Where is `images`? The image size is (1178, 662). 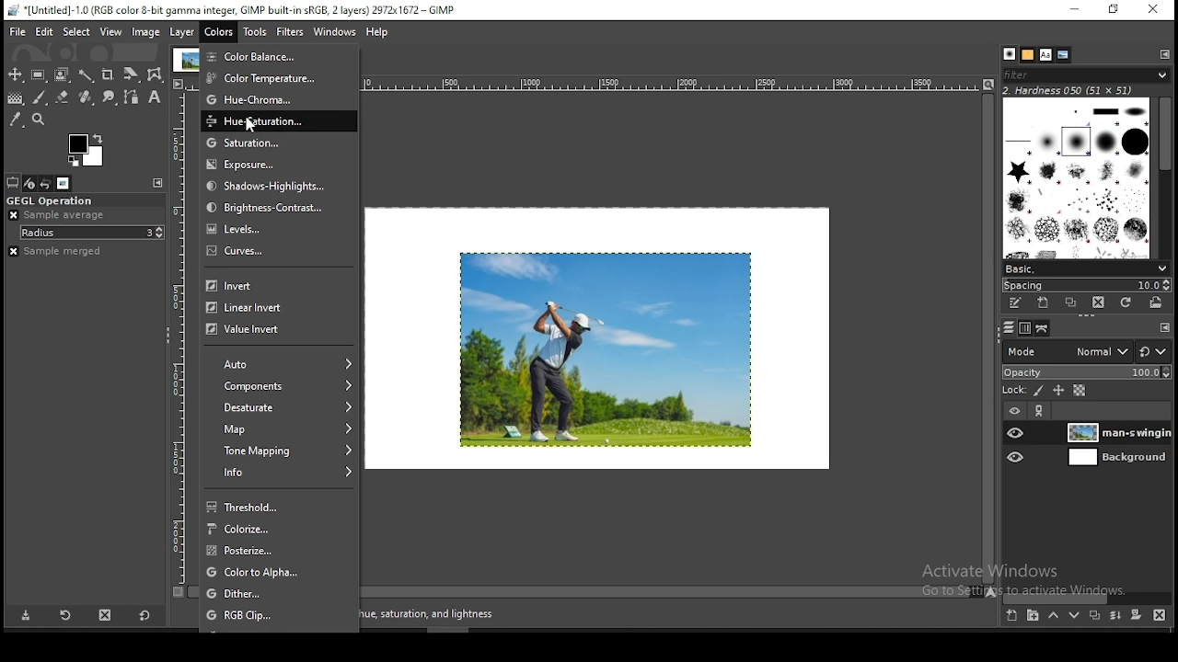 images is located at coordinates (63, 184).